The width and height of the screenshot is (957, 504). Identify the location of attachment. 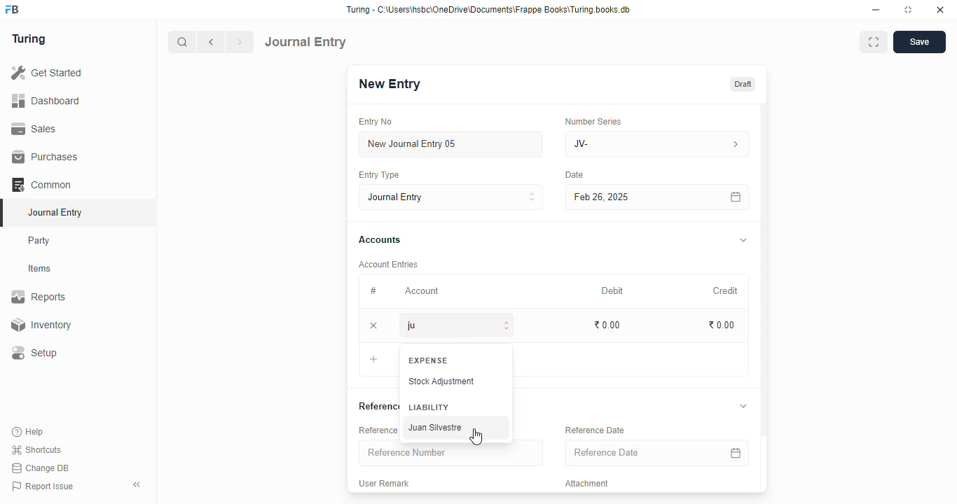
(587, 484).